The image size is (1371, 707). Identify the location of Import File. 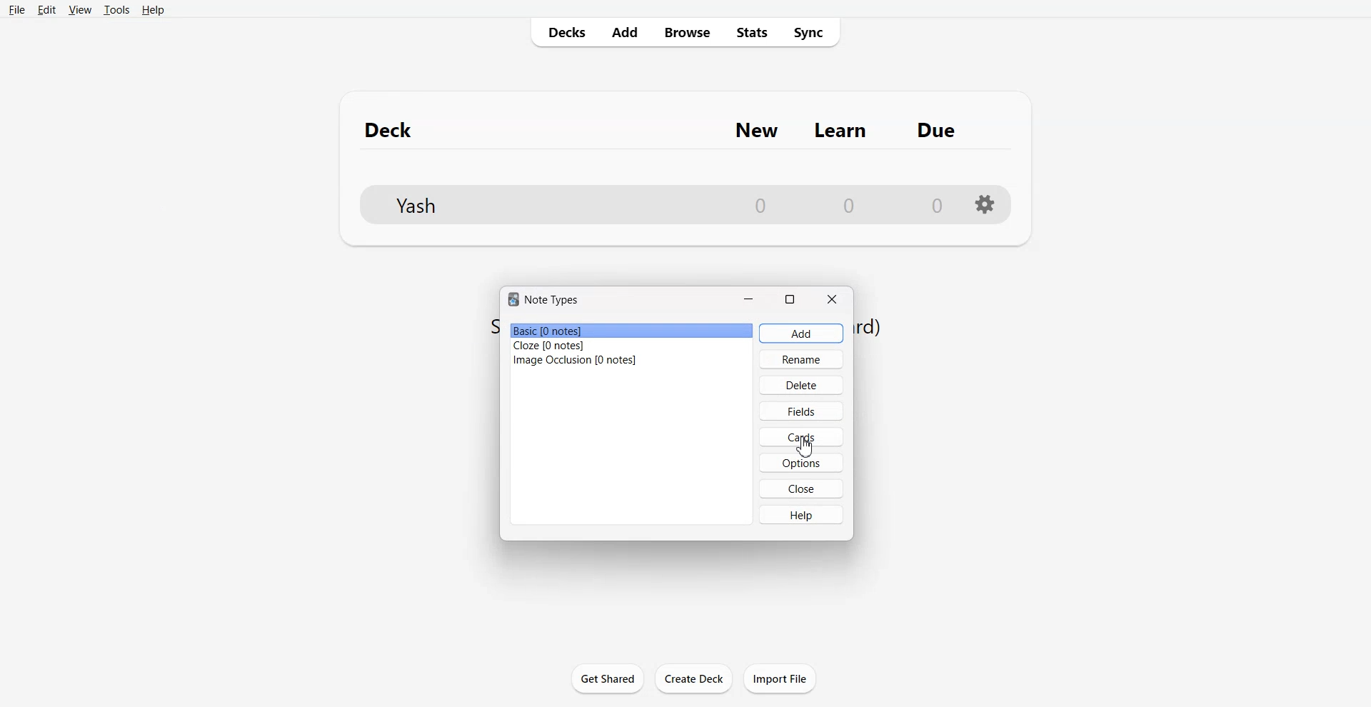
(780, 678).